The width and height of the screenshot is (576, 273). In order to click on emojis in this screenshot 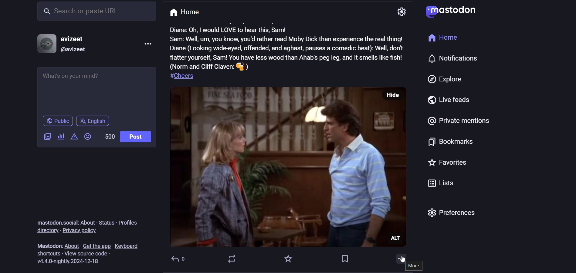, I will do `click(89, 137)`.